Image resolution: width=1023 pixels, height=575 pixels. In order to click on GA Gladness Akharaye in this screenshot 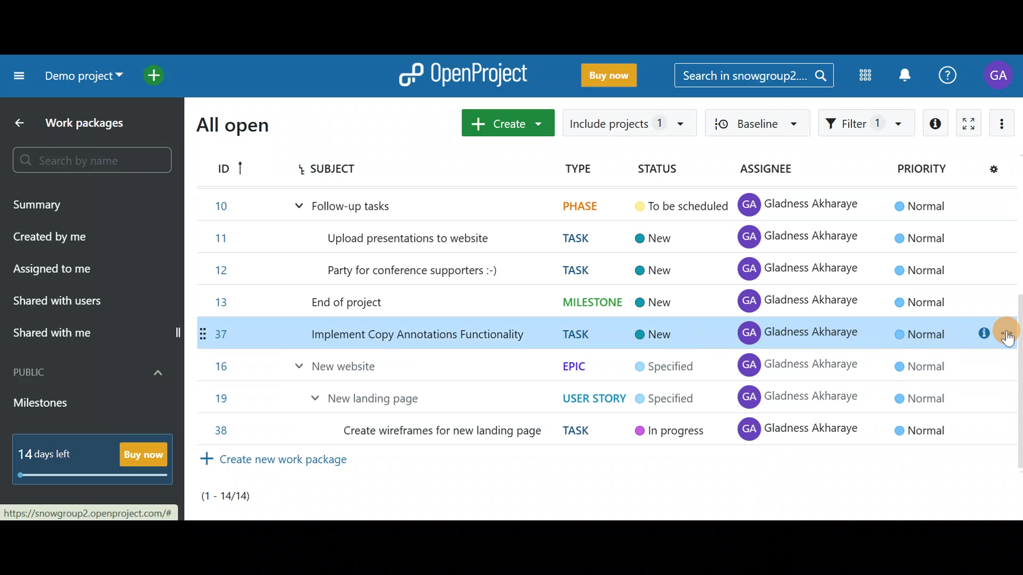, I will do `click(795, 333)`.